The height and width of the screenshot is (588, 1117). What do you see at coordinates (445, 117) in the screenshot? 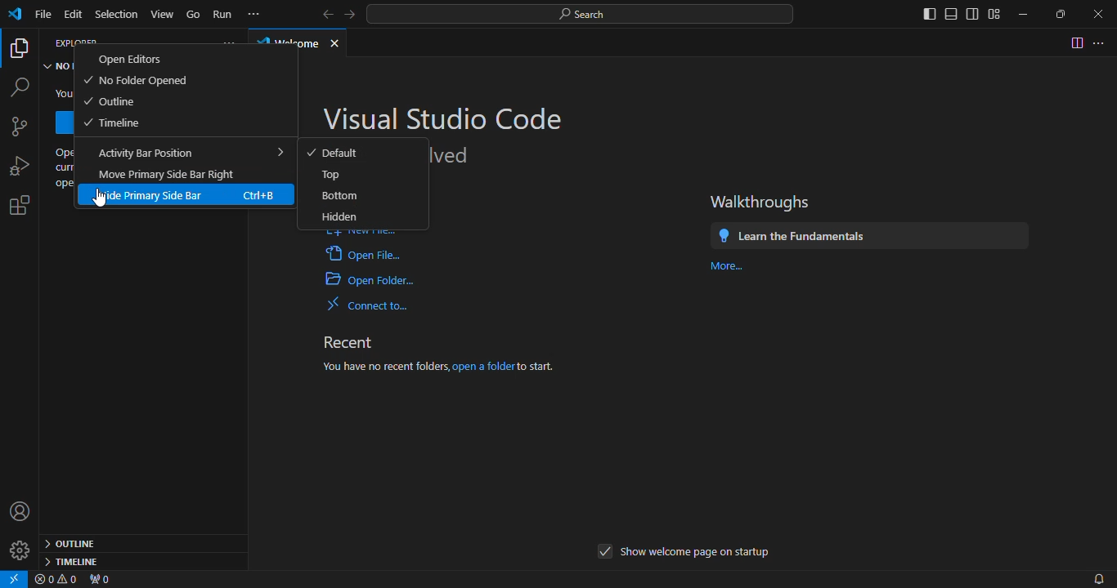
I see `visual studio code` at bounding box center [445, 117].